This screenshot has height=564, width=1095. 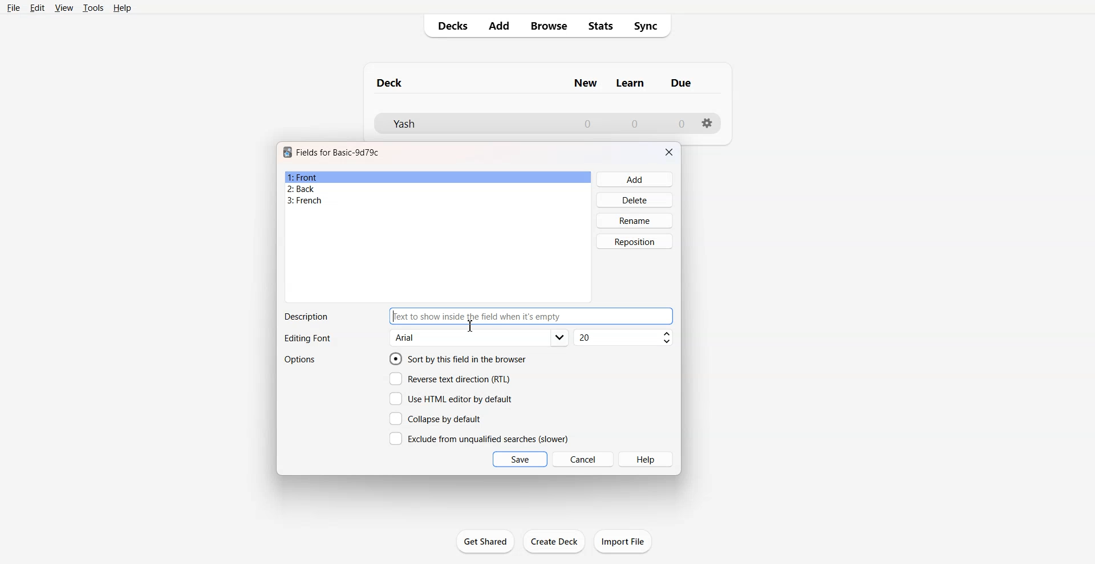 What do you see at coordinates (458, 358) in the screenshot?
I see `Sort by this field in the browser` at bounding box center [458, 358].